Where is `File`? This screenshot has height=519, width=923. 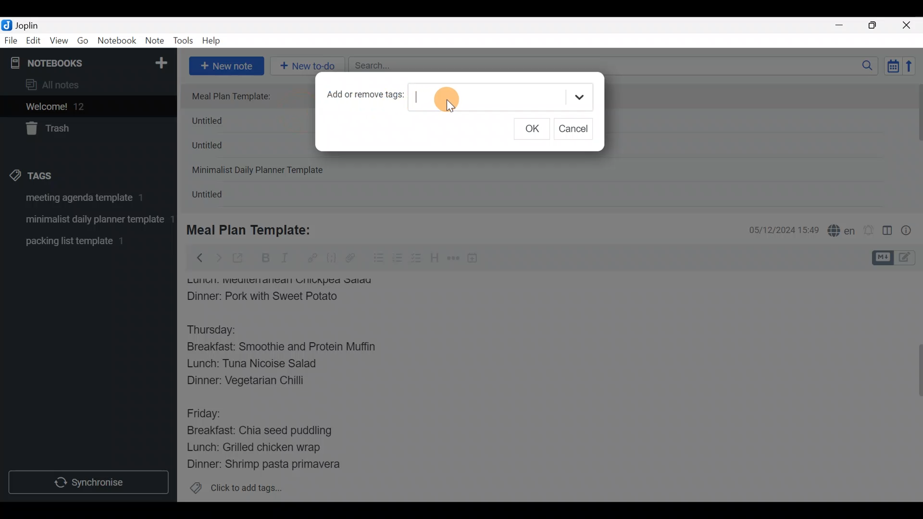
File is located at coordinates (12, 41).